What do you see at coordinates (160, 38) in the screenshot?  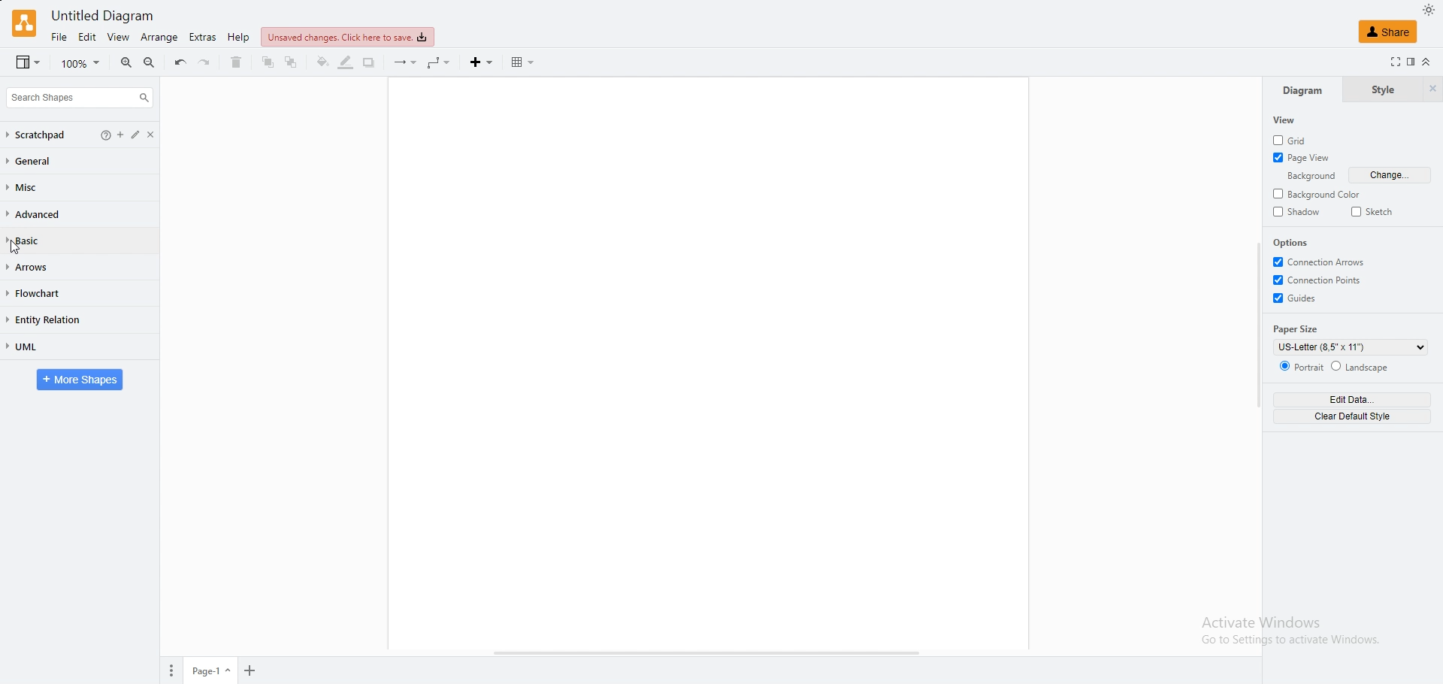 I see `arrange` at bounding box center [160, 38].